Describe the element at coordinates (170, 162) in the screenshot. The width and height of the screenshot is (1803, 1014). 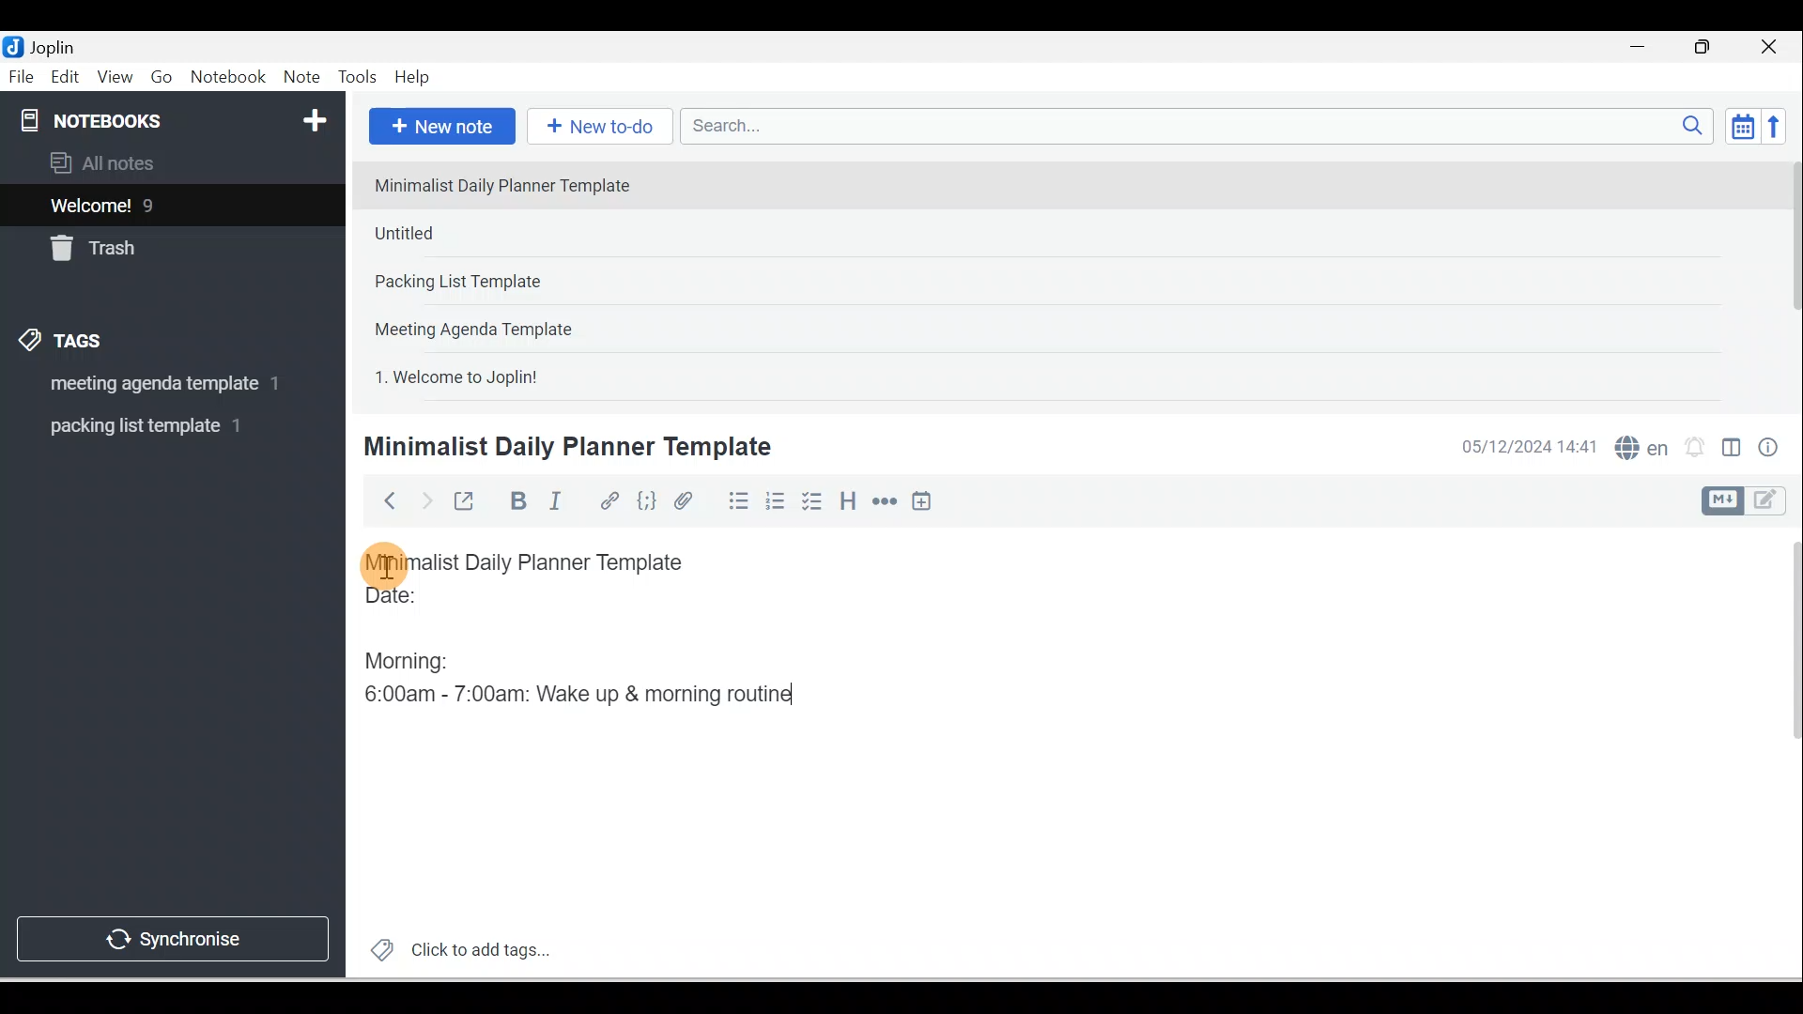
I see `All notes` at that location.